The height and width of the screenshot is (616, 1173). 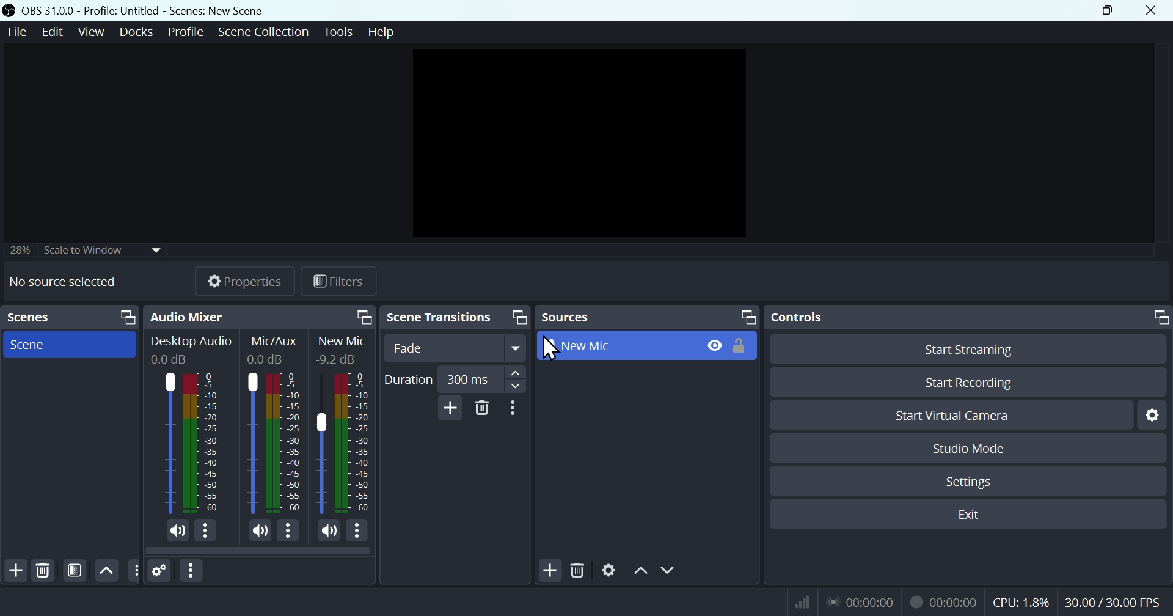 What do you see at coordinates (1111, 12) in the screenshot?
I see `Maximise` at bounding box center [1111, 12].